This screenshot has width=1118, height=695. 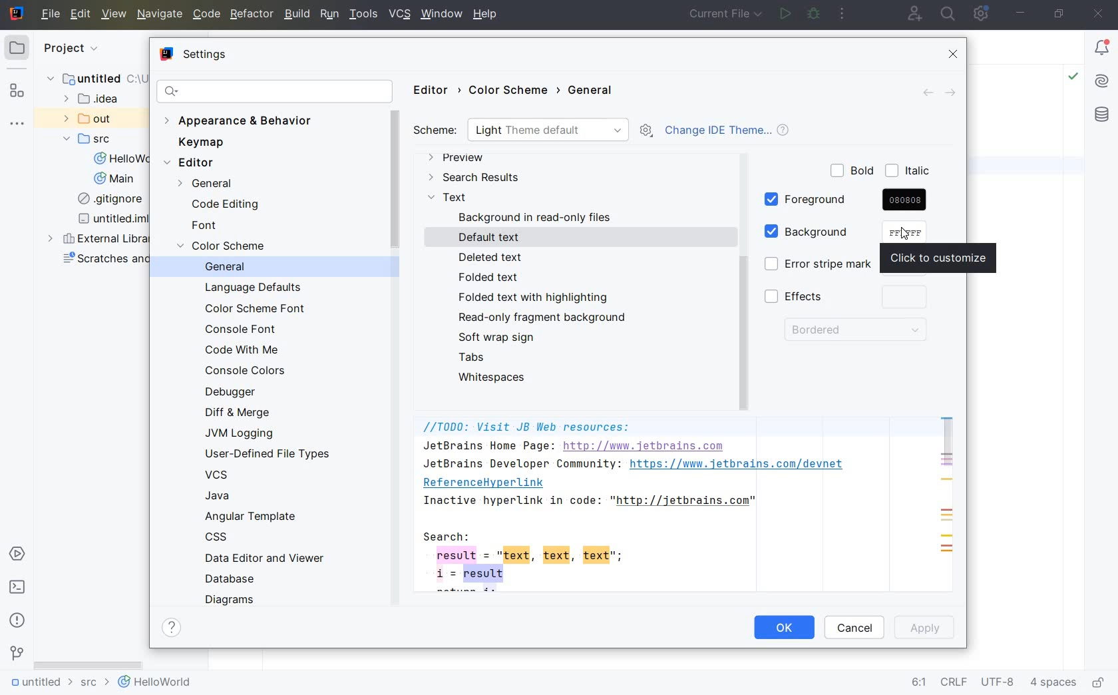 I want to click on BORDERED, so click(x=854, y=332).